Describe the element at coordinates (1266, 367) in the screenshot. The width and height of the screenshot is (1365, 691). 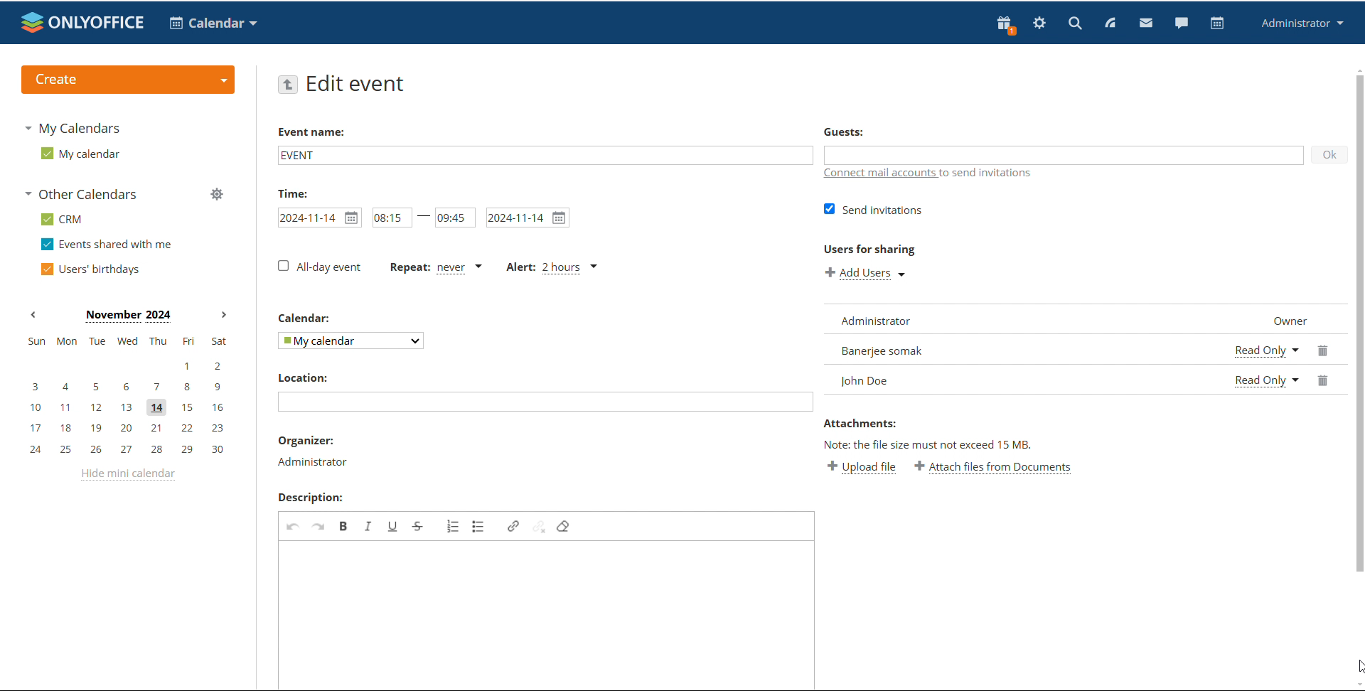
I see `access type` at that location.